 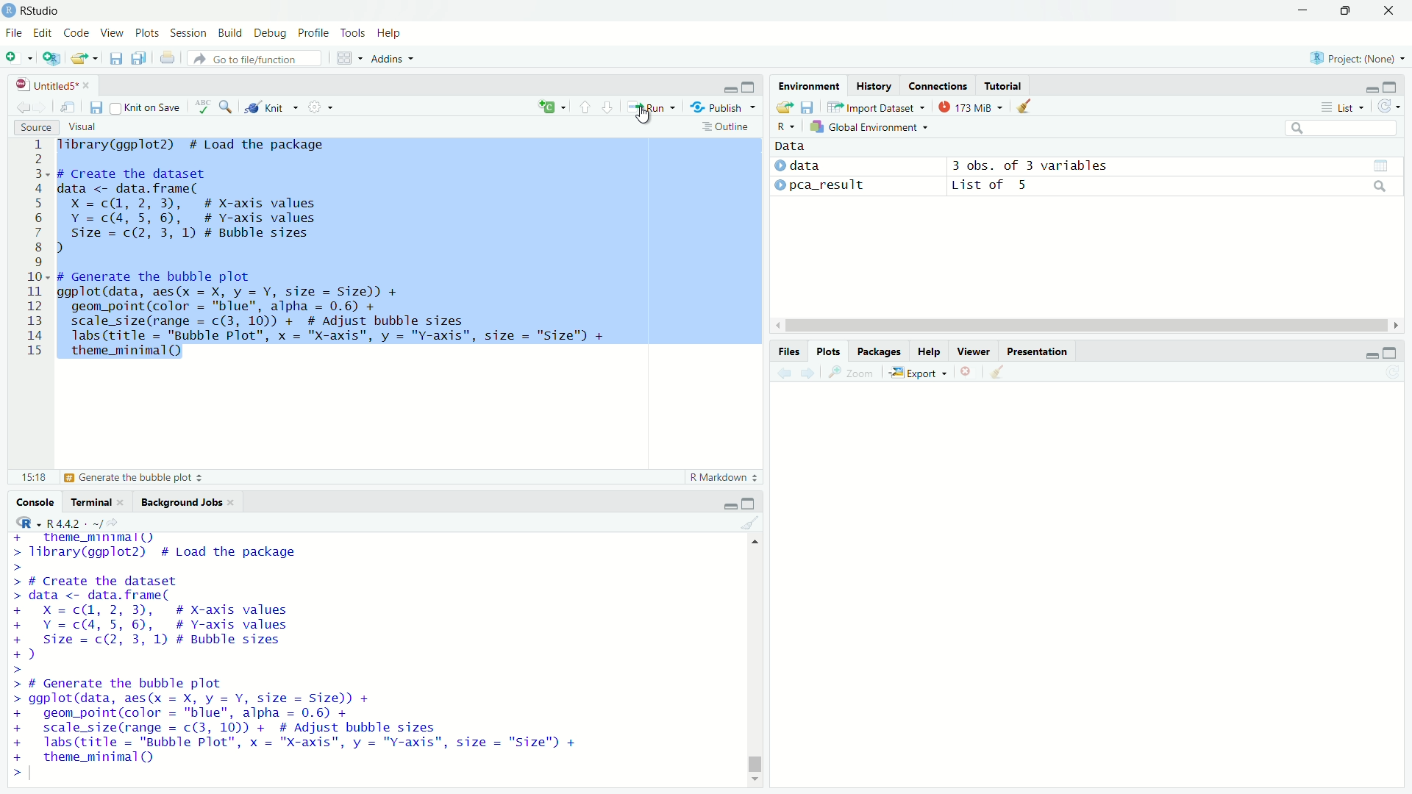 What do you see at coordinates (51, 58) in the screenshot?
I see `new project` at bounding box center [51, 58].